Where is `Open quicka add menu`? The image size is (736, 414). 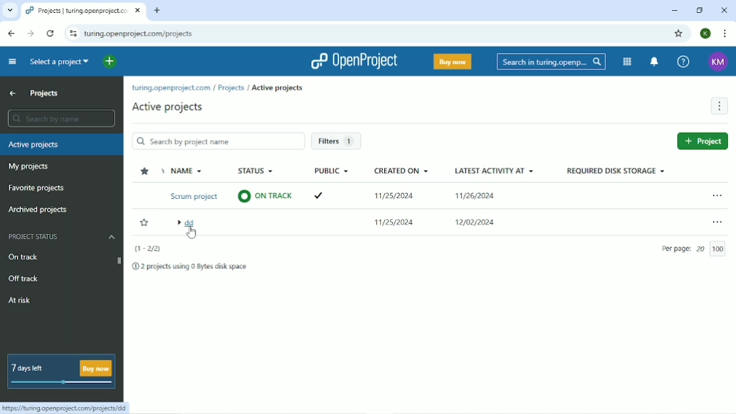
Open quicka add menu is located at coordinates (108, 63).